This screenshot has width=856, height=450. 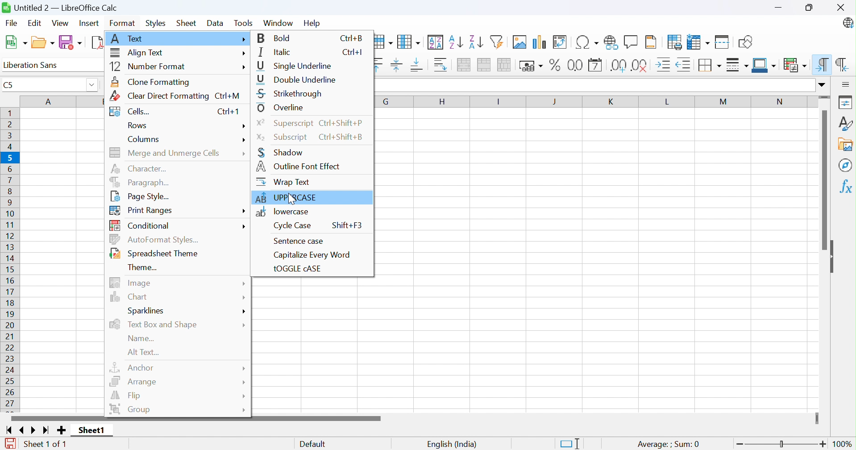 What do you see at coordinates (519, 42) in the screenshot?
I see `Insert image` at bounding box center [519, 42].